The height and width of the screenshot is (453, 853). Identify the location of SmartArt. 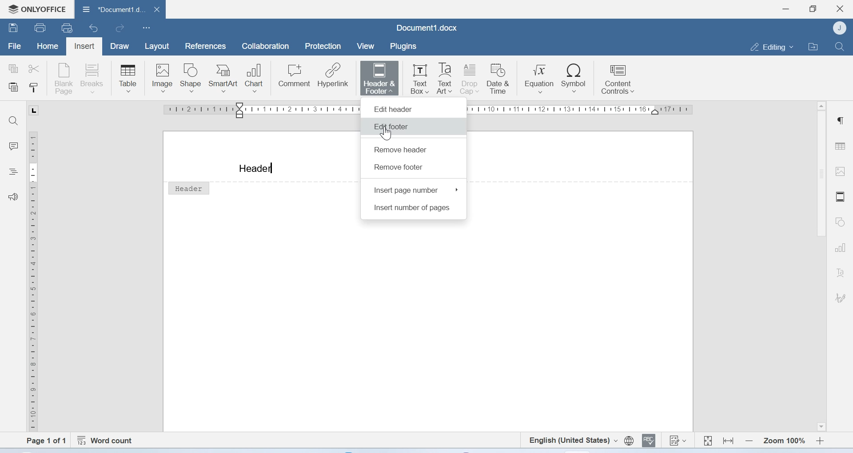
(225, 76).